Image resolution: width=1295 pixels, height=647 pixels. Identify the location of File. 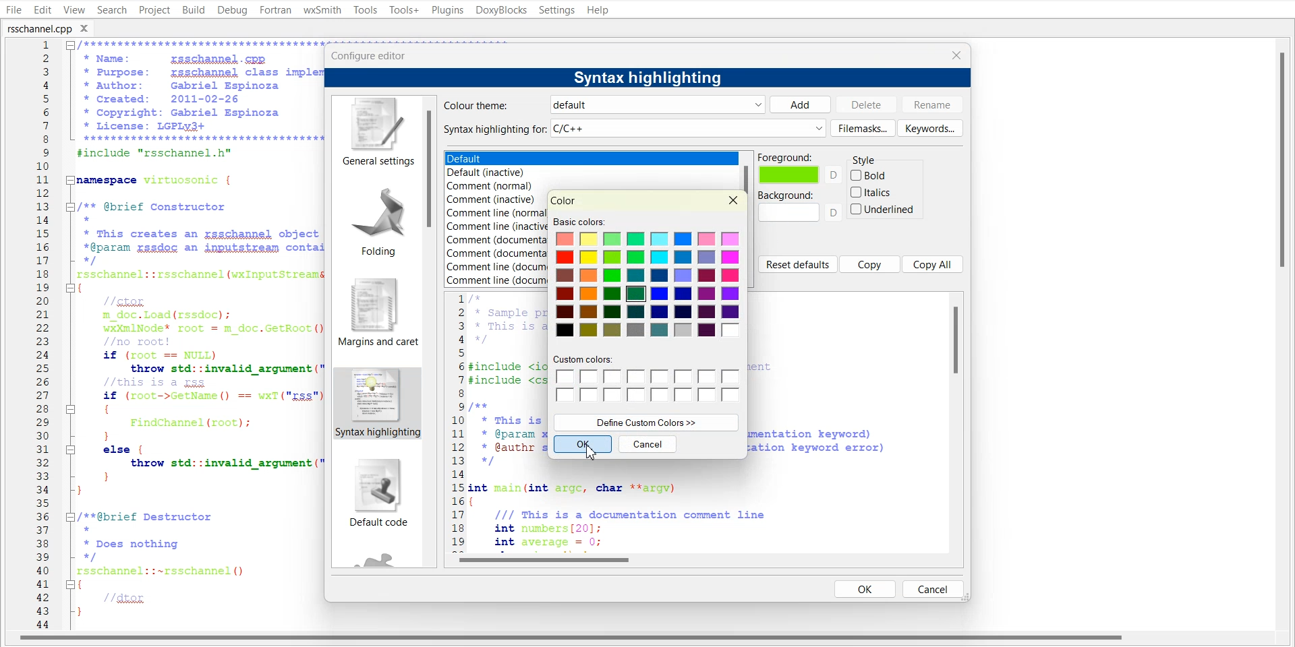
(12, 9).